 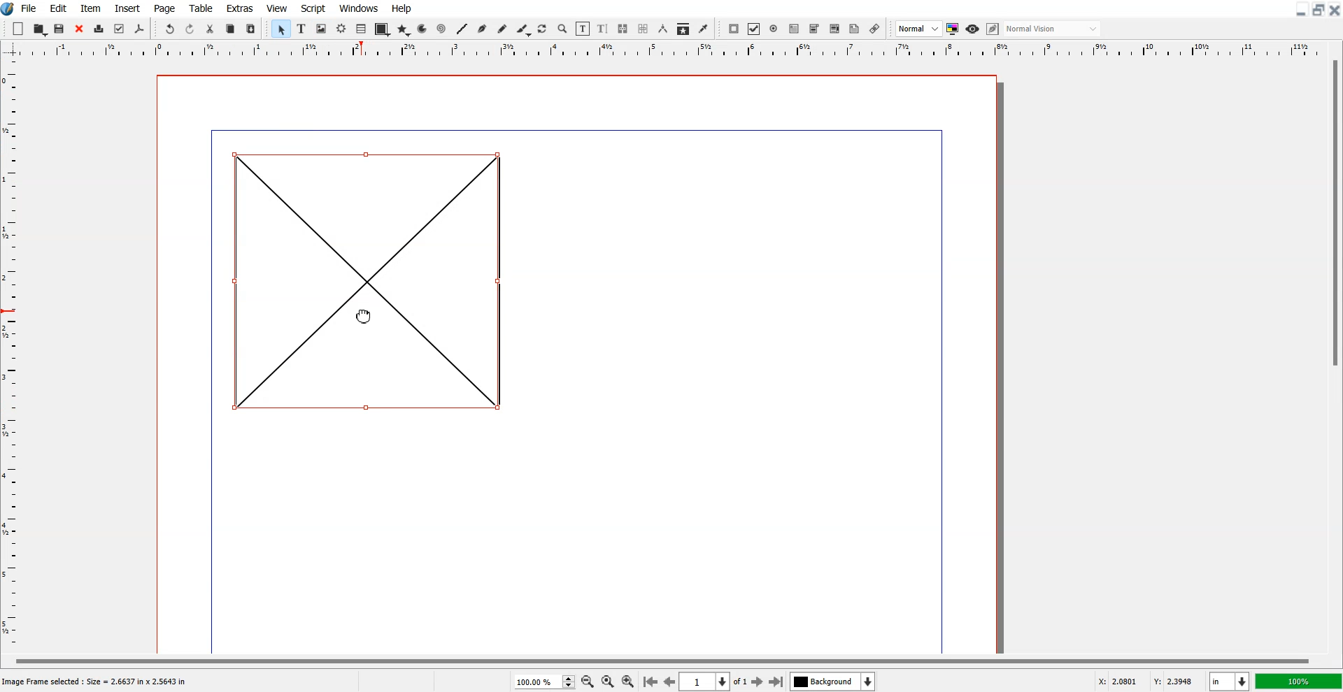 I want to click on Bezier Curve, so click(x=482, y=29).